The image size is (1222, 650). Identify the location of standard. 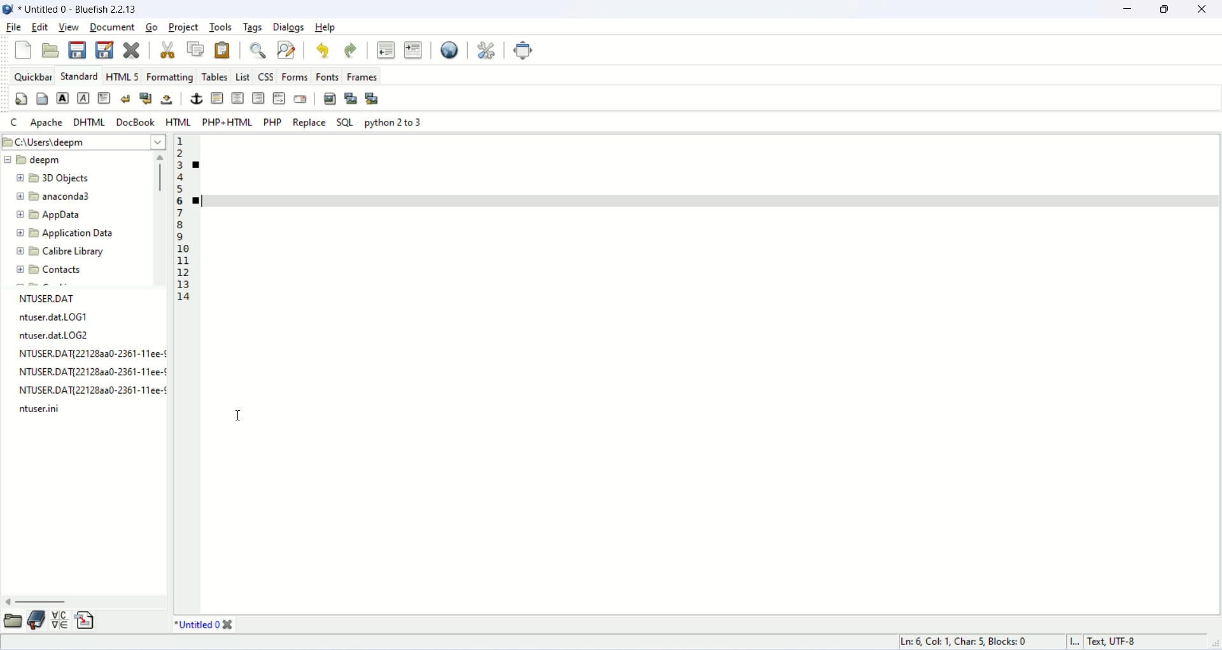
(78, 76).